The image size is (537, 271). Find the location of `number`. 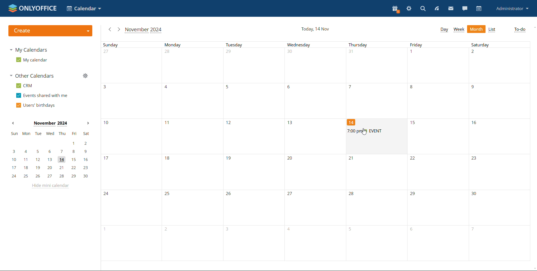

number is located at coordinates (168, 194).